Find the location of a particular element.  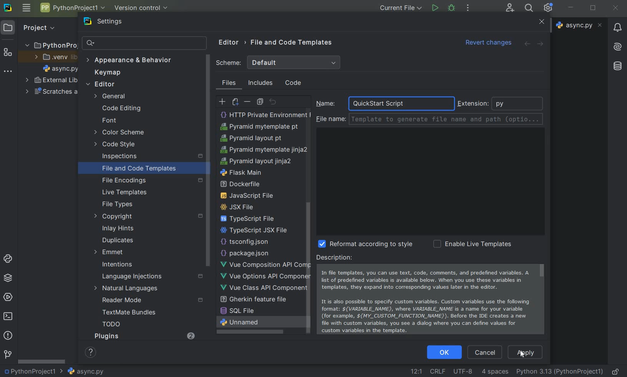

line separator is located at coordinates (438, 371).